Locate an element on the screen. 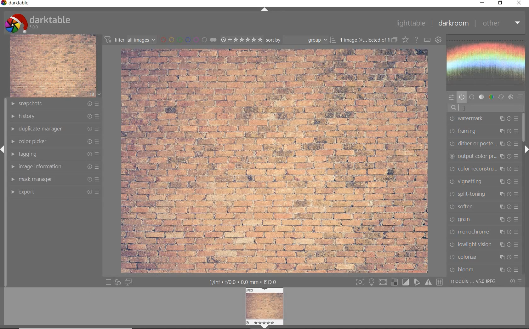 The image size is (529, 329). color reconstruction is located at coordinates (484, 169).